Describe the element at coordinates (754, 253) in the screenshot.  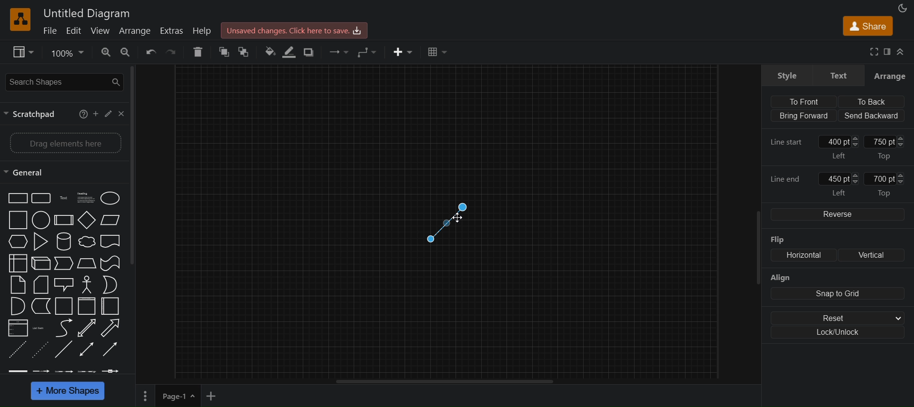
I see `scroll bar` at that location.